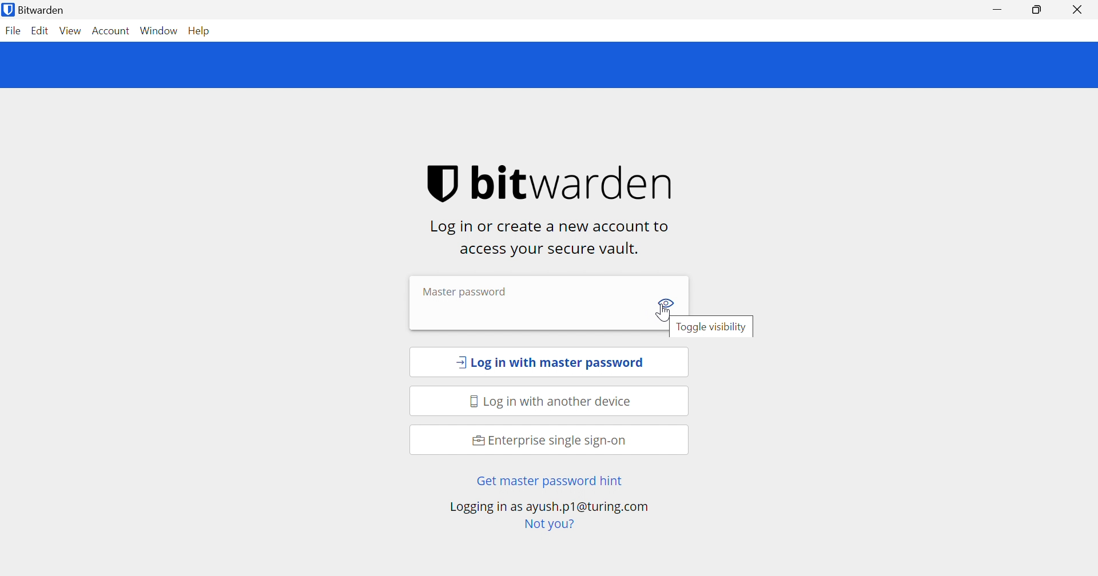 The image size is (1098, 576). What do you see at coordinates (554, 402) in the screenshot?
I see `Log in with another device` at bounding box center [554, 402].